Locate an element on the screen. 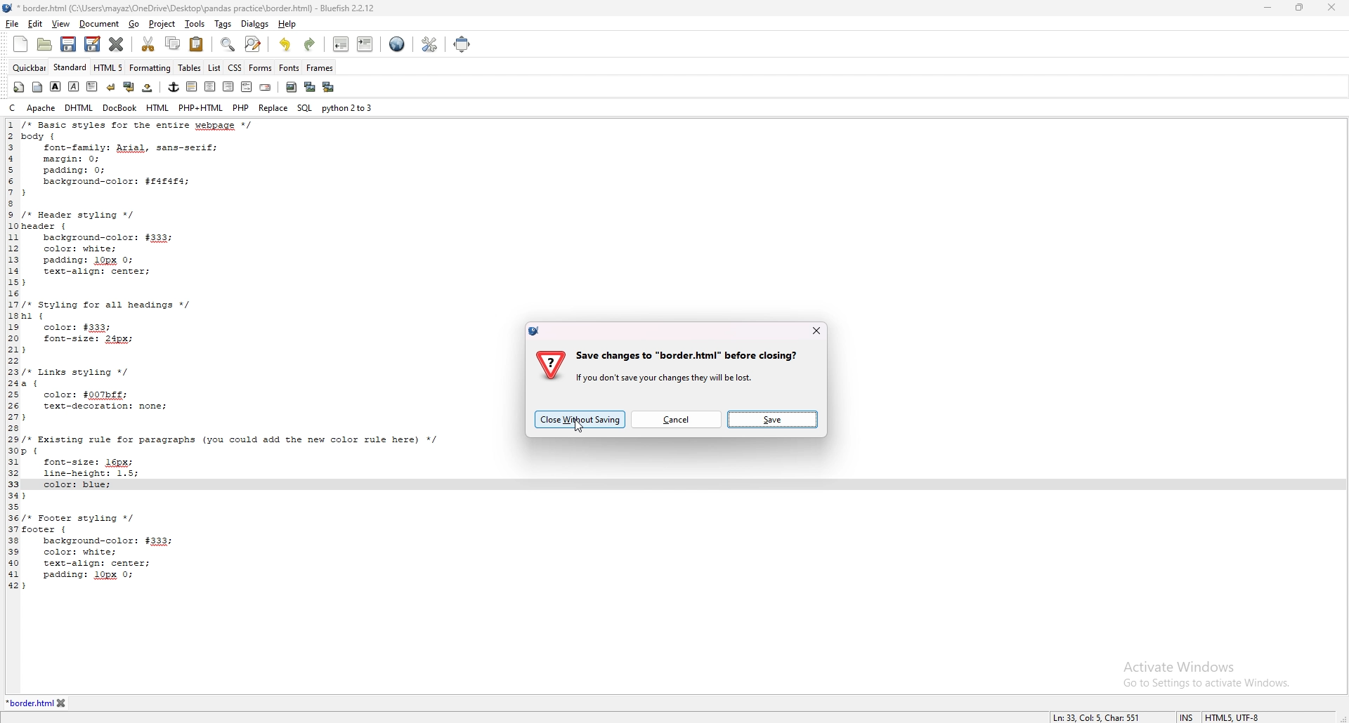 The width and height of the screenshot is (1349, 723). cursor is located at coordinates (580, 427).